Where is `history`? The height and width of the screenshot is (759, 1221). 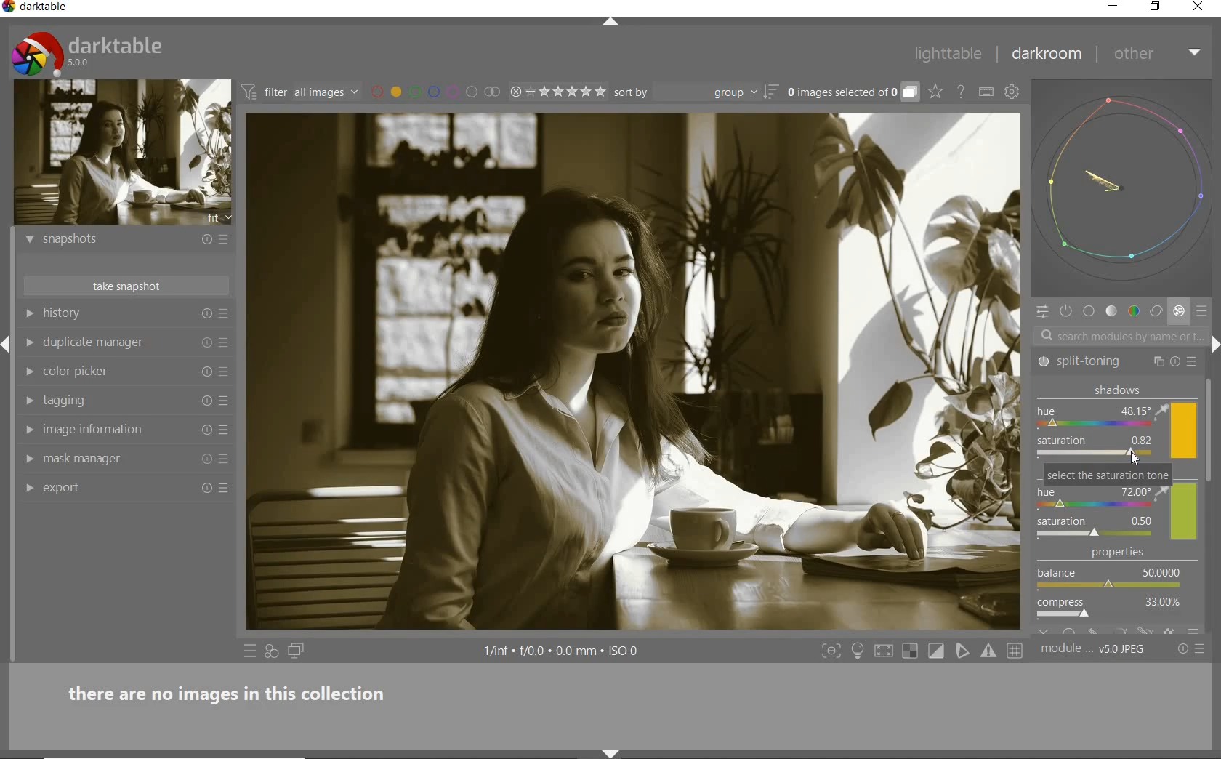
history is located at coordinates (118, 314).